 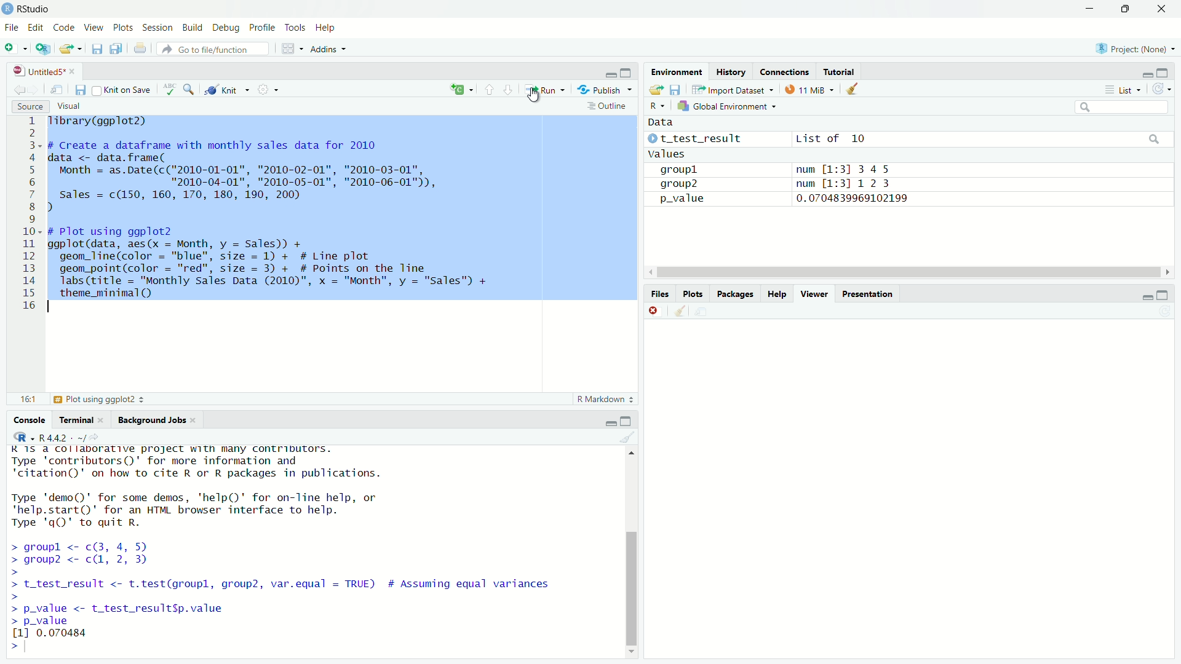 I want to click on Terminal, so click(x=79, y=418).